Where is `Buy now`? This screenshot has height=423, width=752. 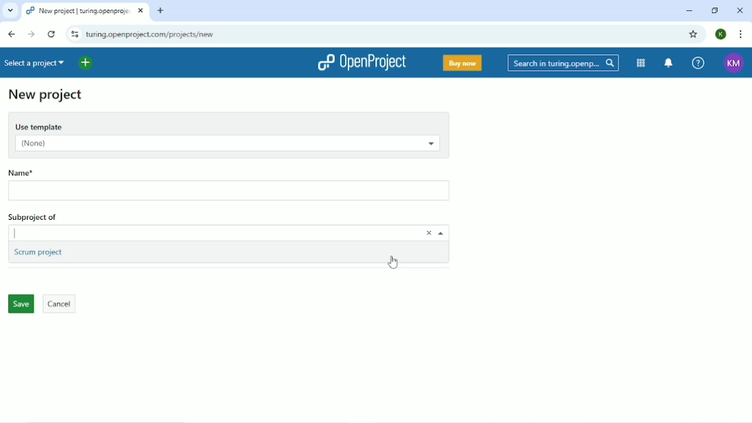
Buy now is located at coordinates (461, 64).